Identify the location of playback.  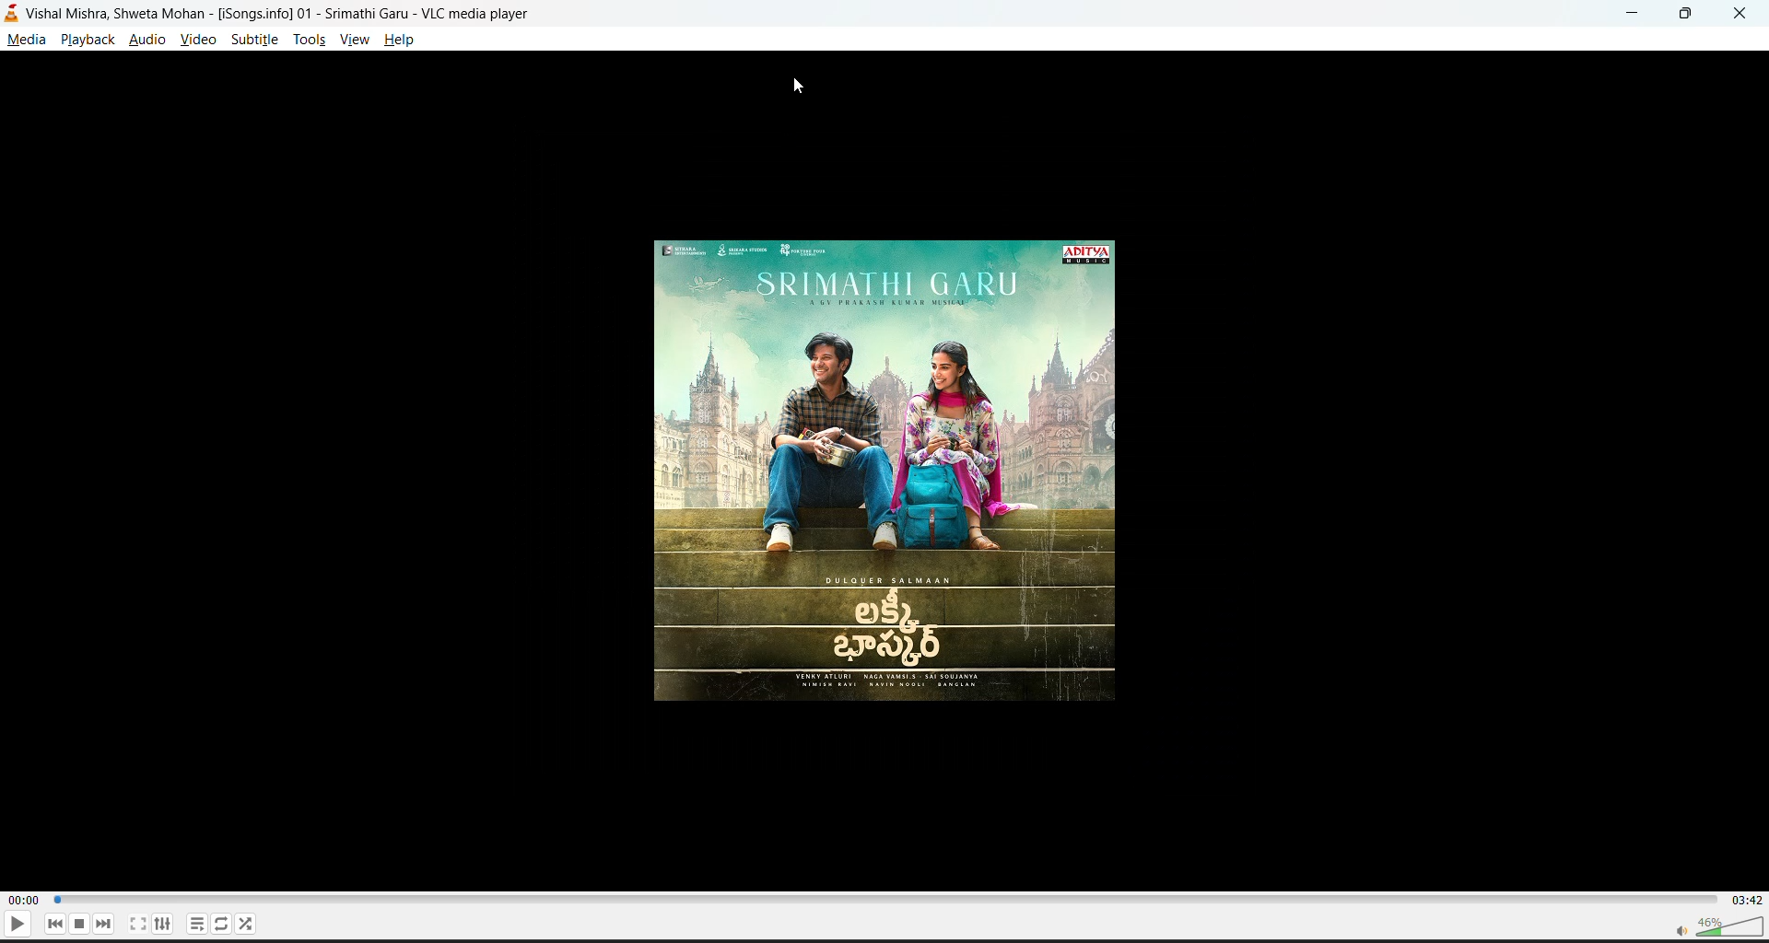
(89, 41).